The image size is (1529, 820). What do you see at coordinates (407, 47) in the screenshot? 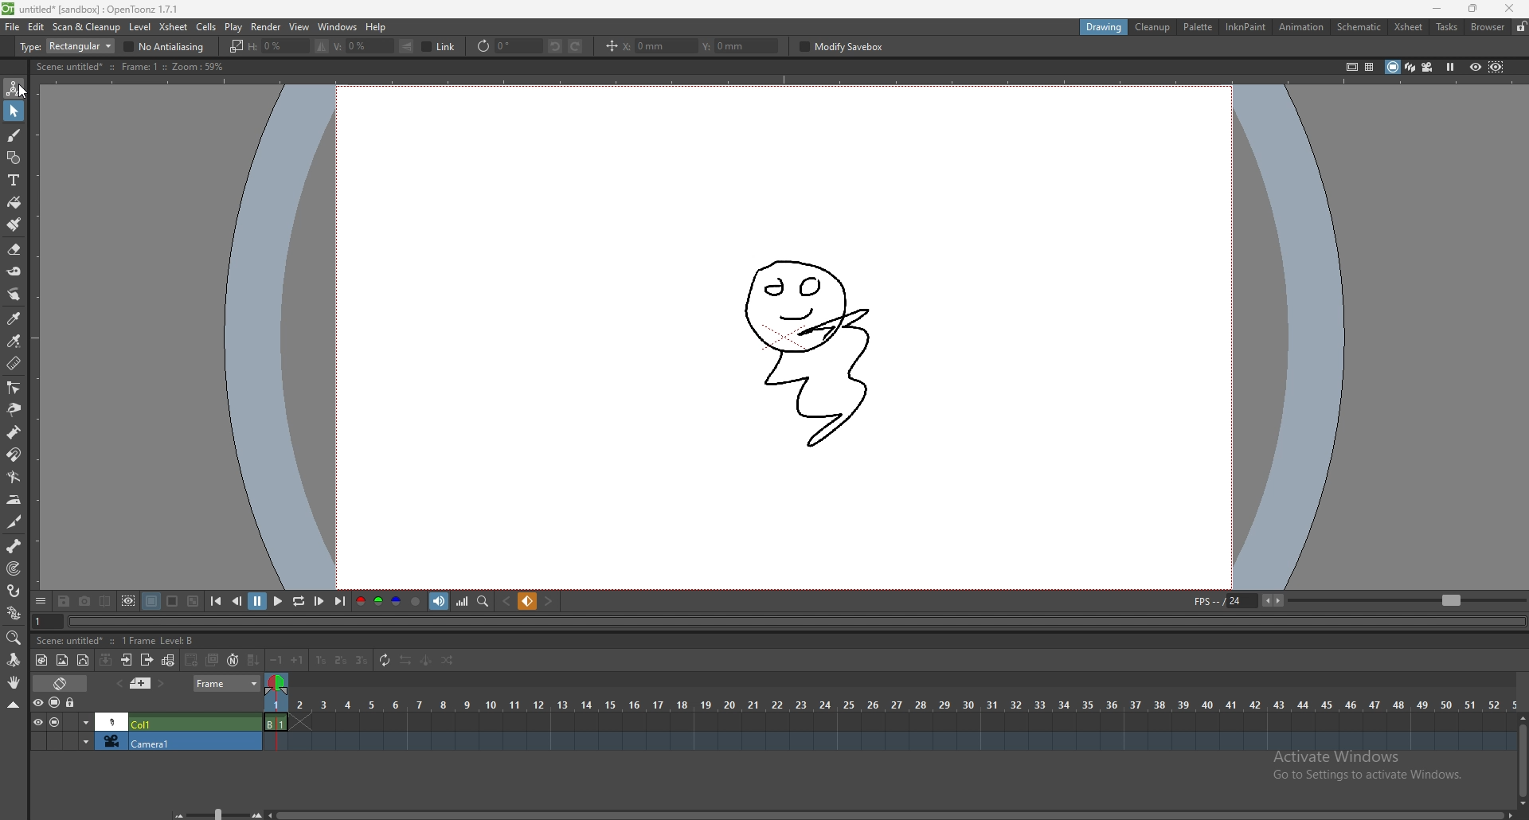
I see `flip section vertically` at bounding box center [407, 47].